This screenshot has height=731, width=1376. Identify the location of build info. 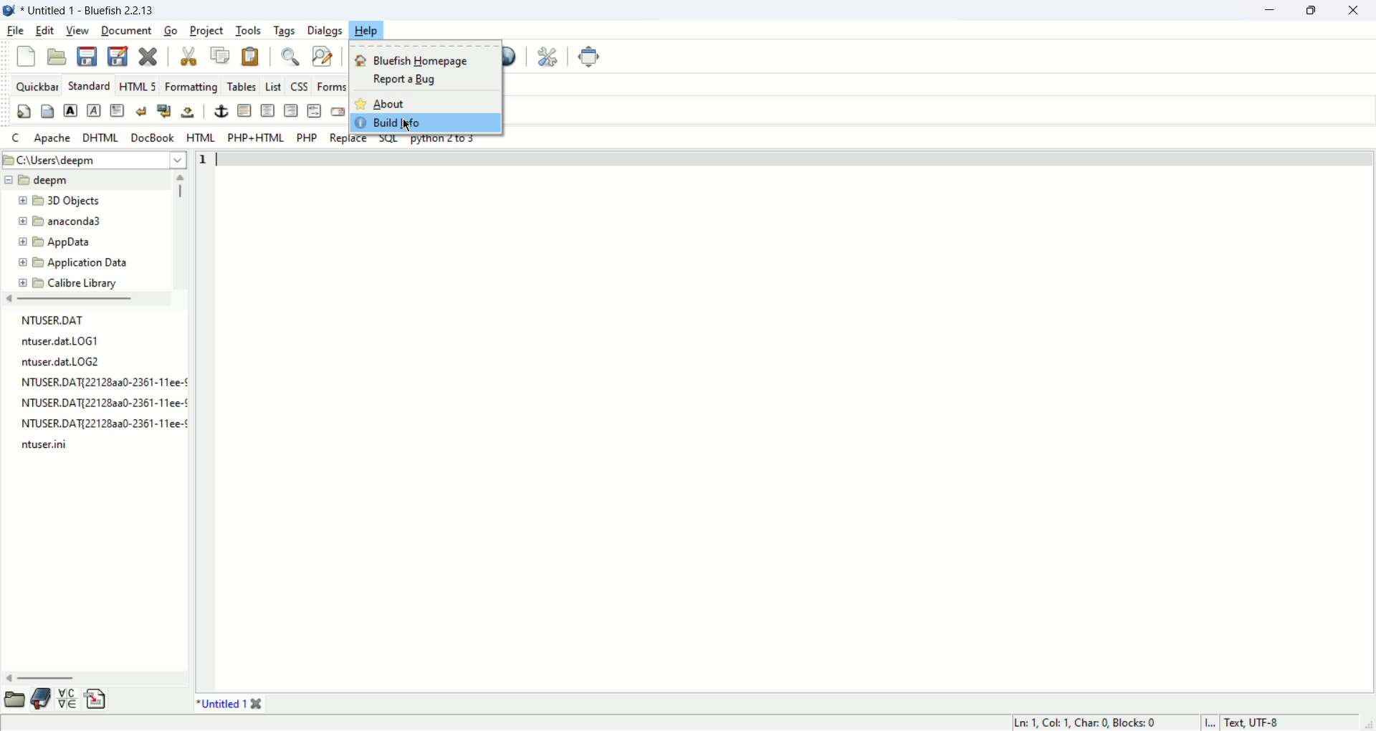
(421, 123).